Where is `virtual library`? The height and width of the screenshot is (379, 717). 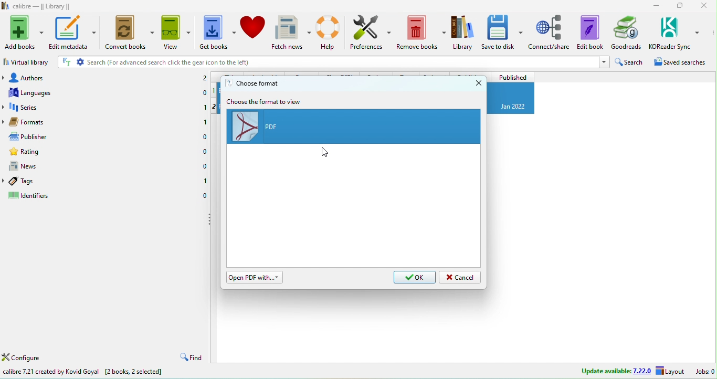
virtual library is located at coordinates (26, 61).